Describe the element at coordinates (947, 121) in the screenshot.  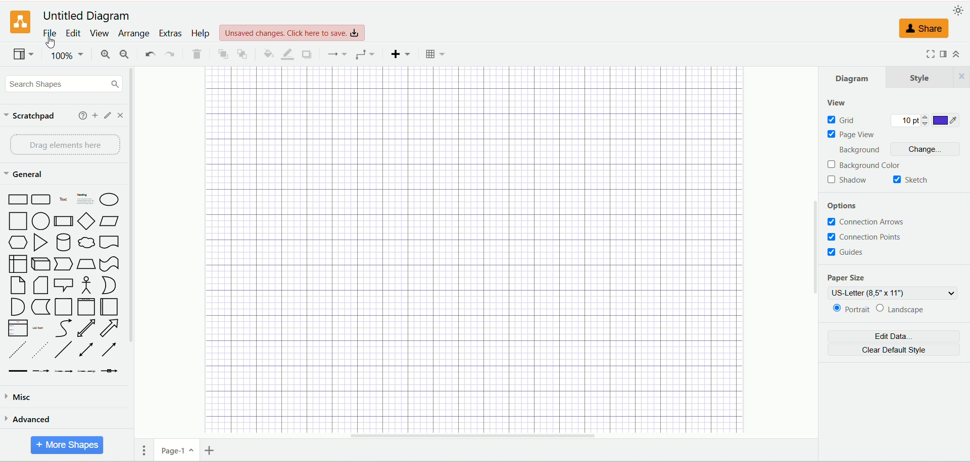
I see `color` at that location.